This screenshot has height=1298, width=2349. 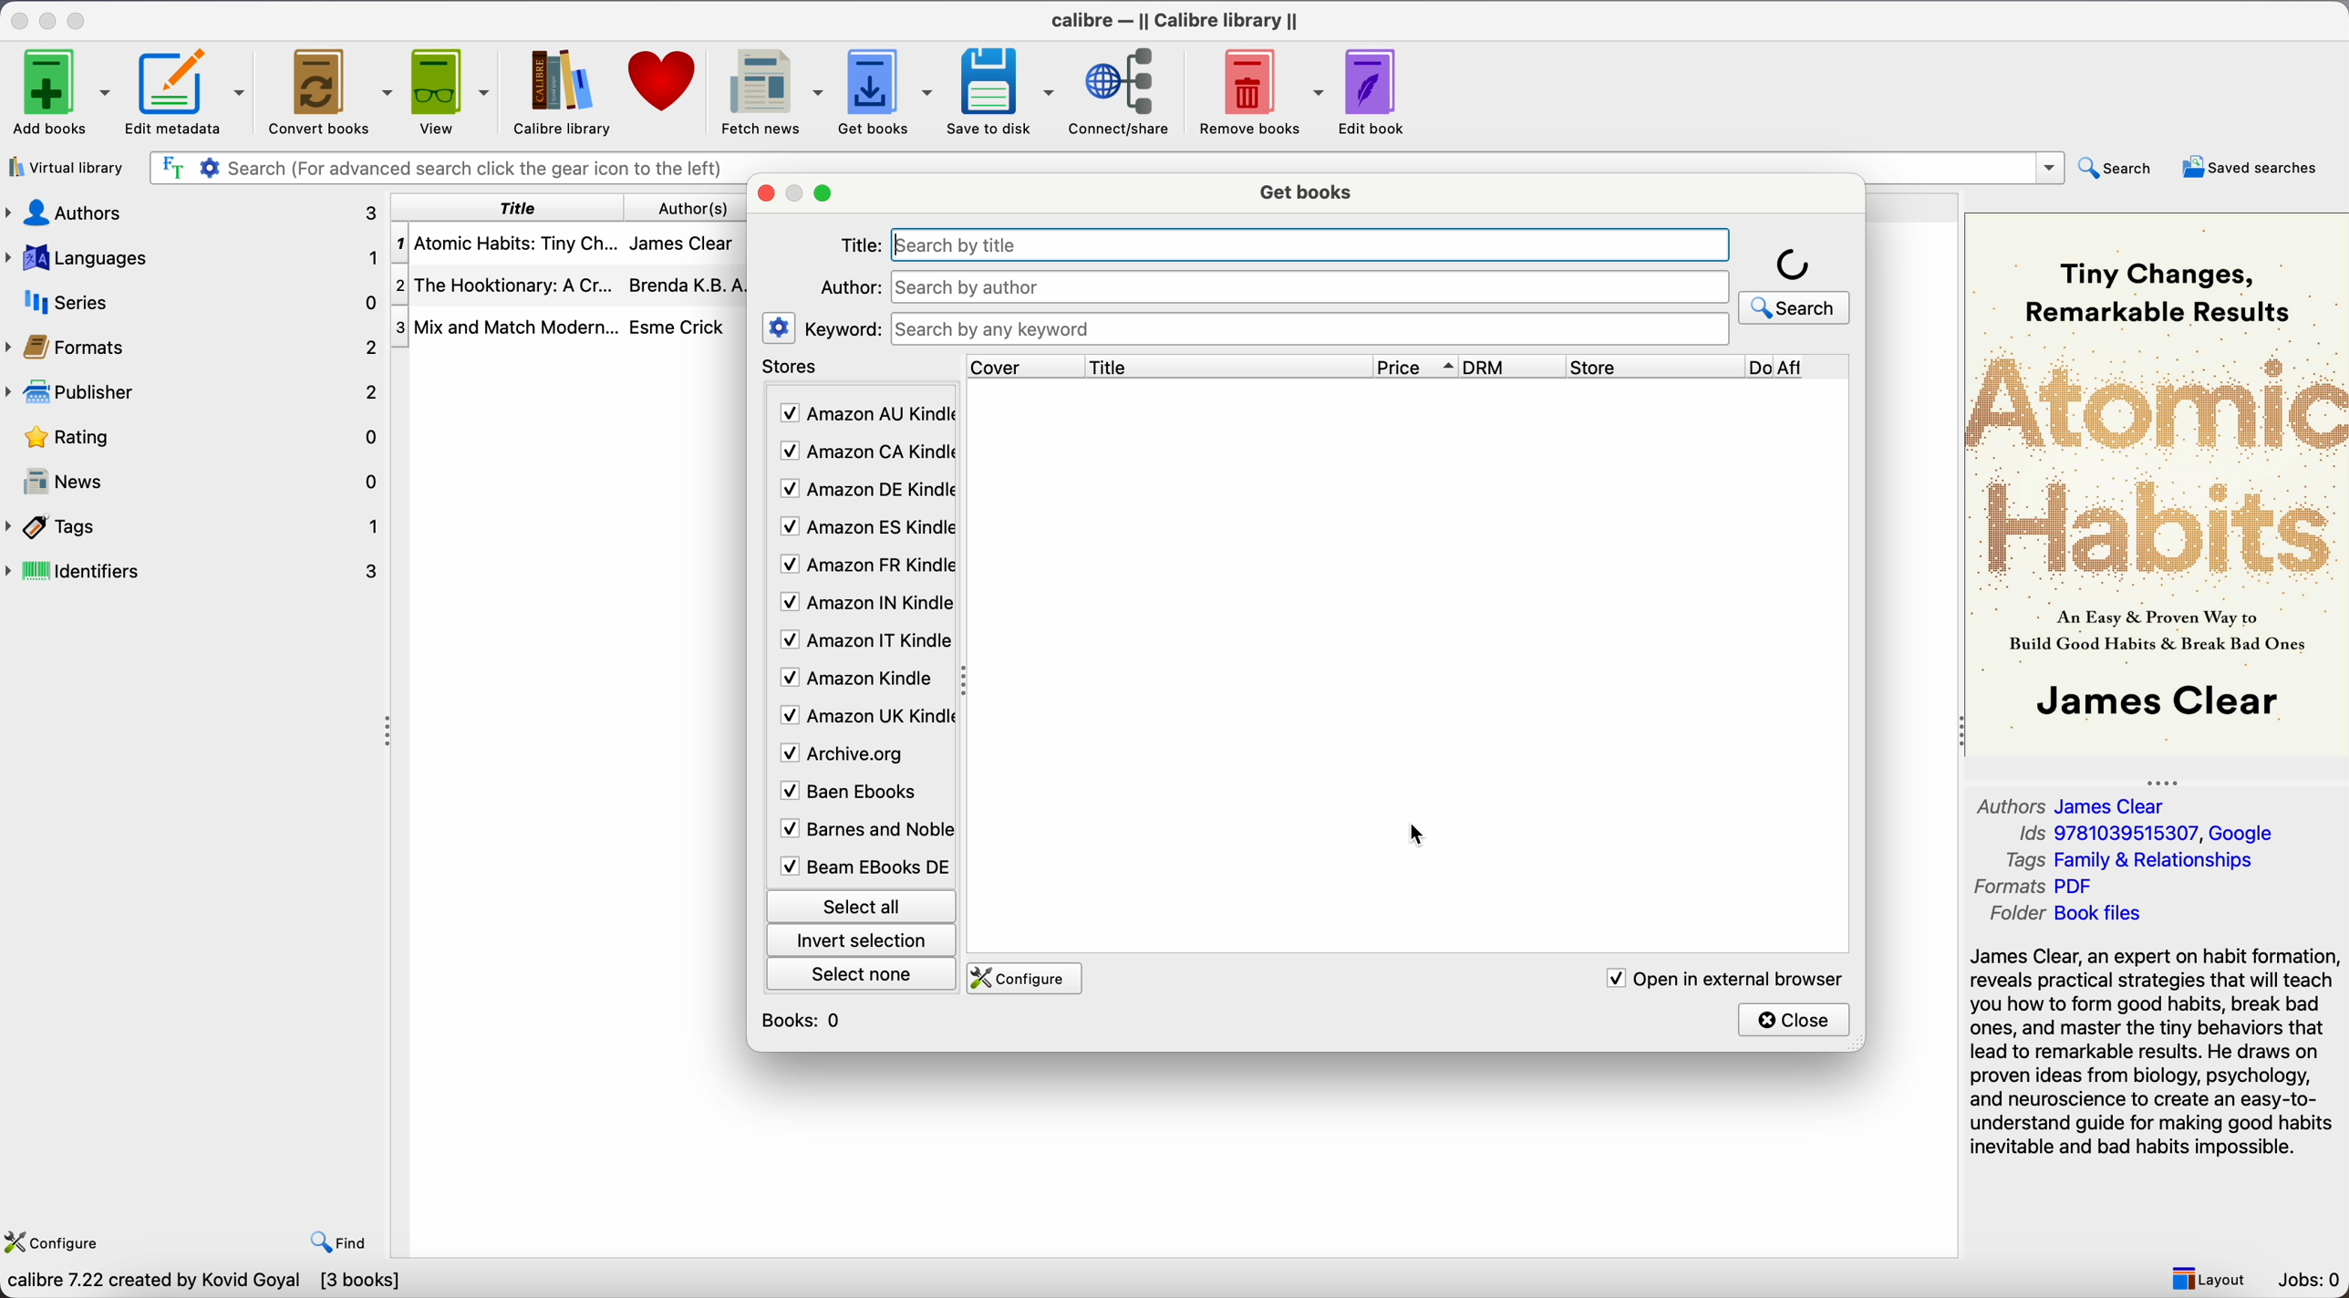 I want to click on open in external browser, so click(x=1723, y=978).